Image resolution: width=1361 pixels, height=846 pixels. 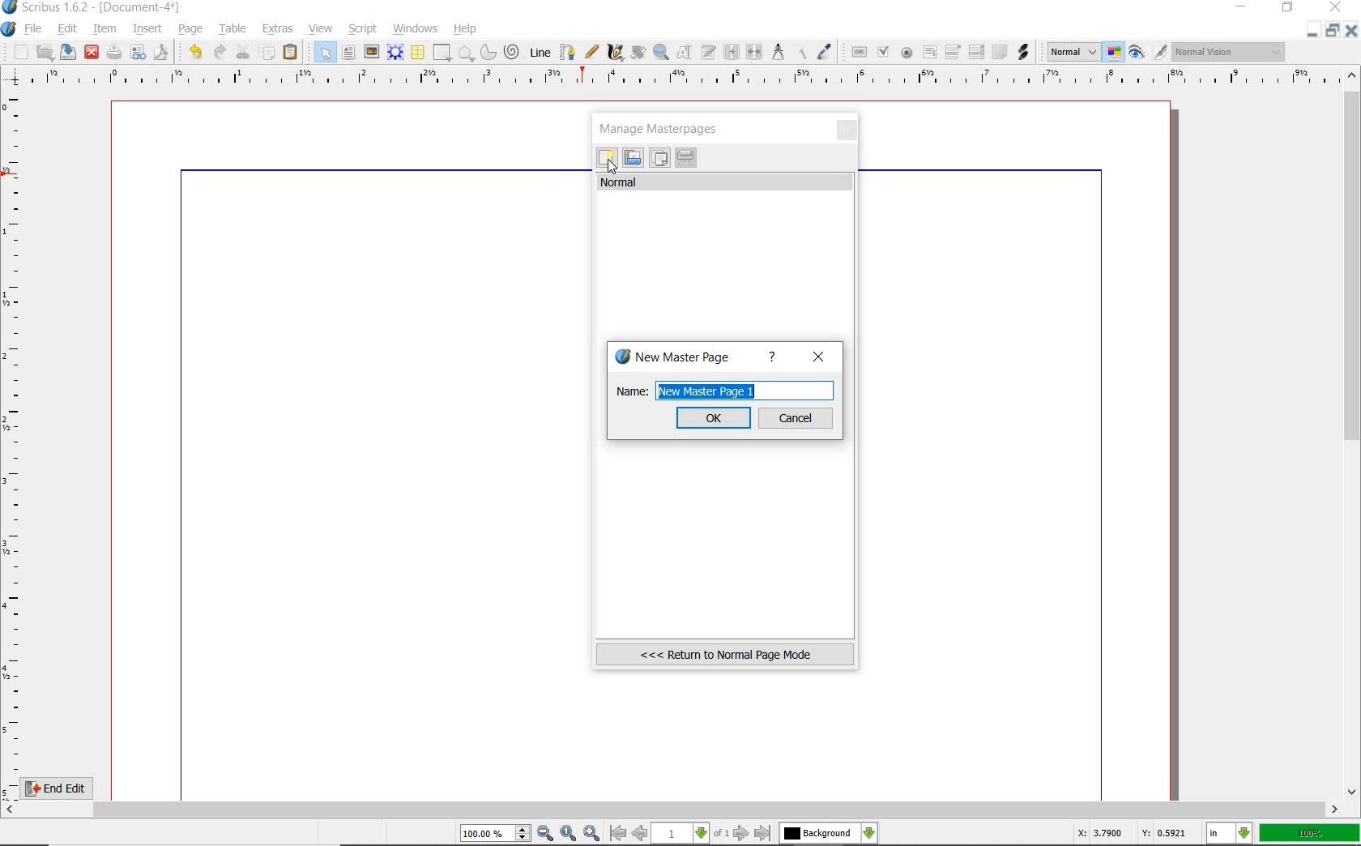 I want to click on restore, so click(x=1289, y=9).